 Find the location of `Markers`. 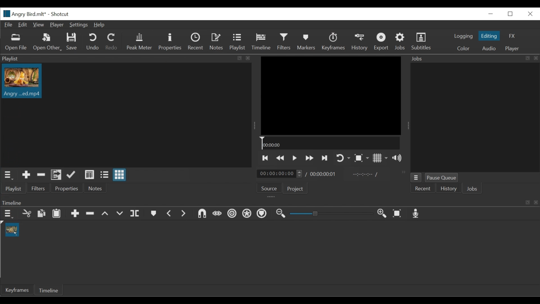

Markers is located at coordinates (307, 42).